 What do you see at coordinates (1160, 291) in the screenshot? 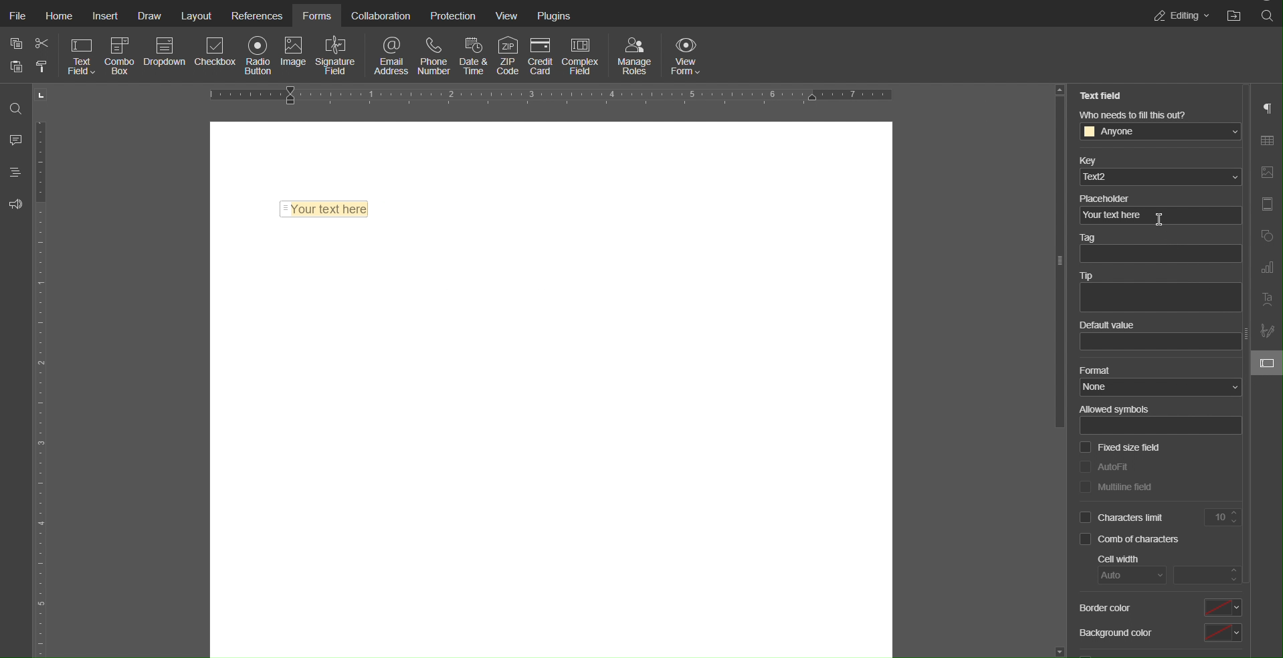
I see `Tip` at bounding box center [1160, 291].